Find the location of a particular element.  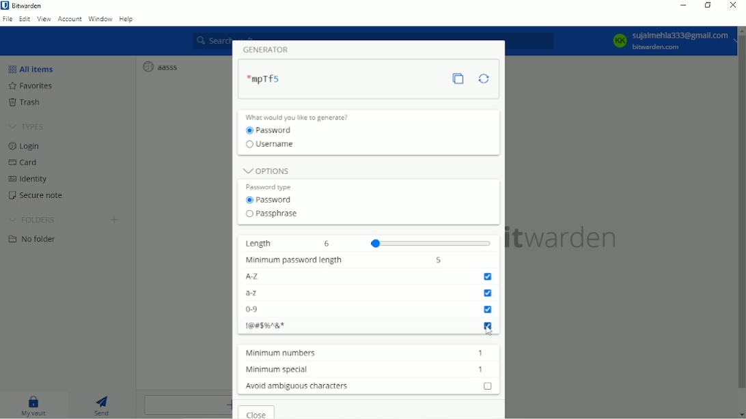

Close is located at coordinates (734, 5).